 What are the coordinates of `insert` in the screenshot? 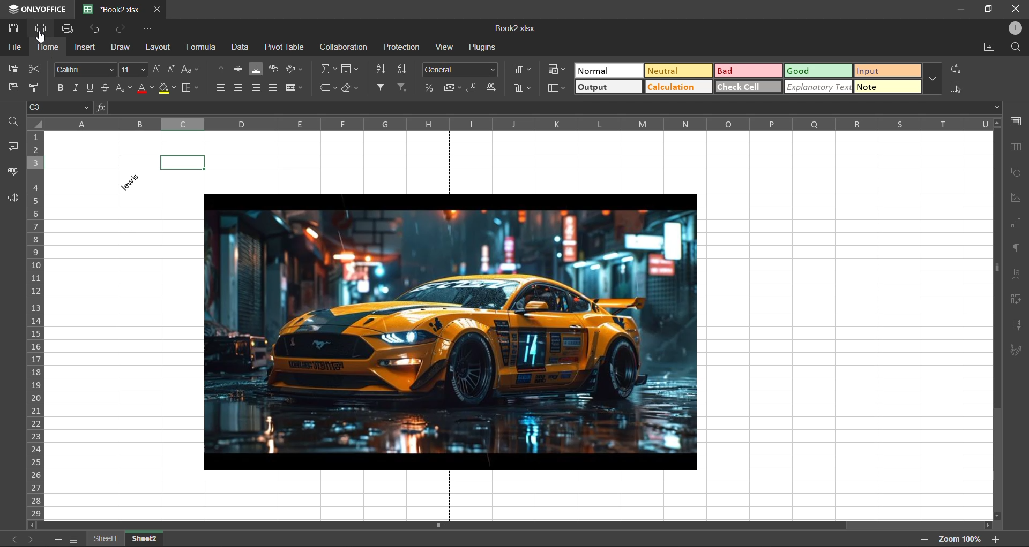 It's located at (83, 47).